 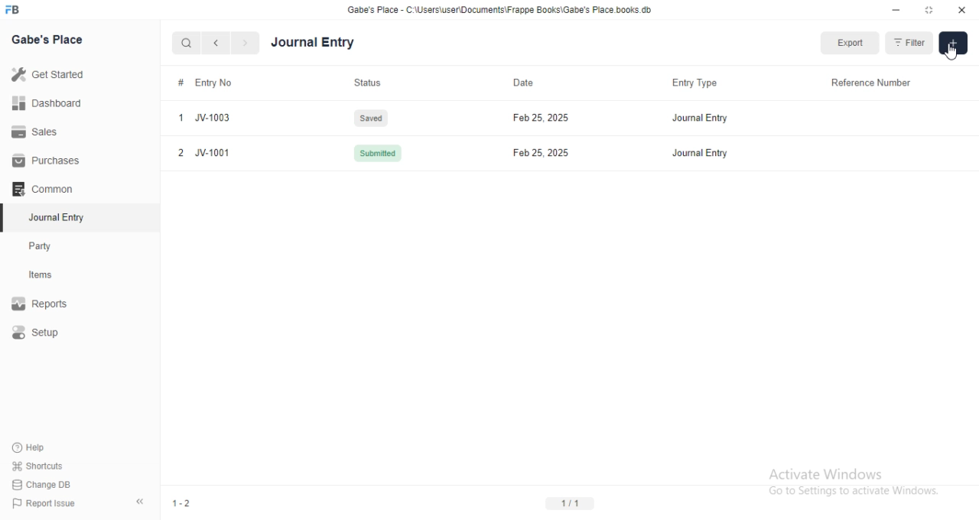 What do you see at coordinates (546, 153) in the screenshot?
I see `Feb 25, 2025` at bounding box center [546, 153].